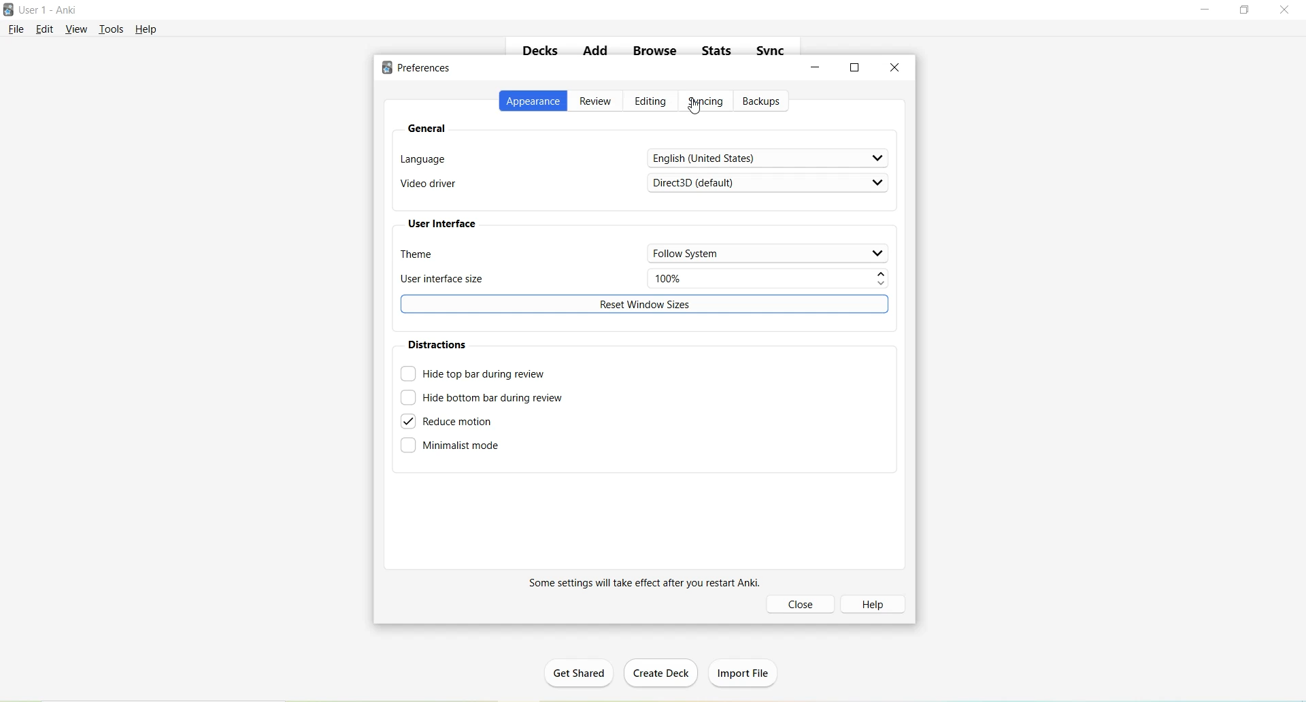  I want to click on User interface size, so click(643, 279).